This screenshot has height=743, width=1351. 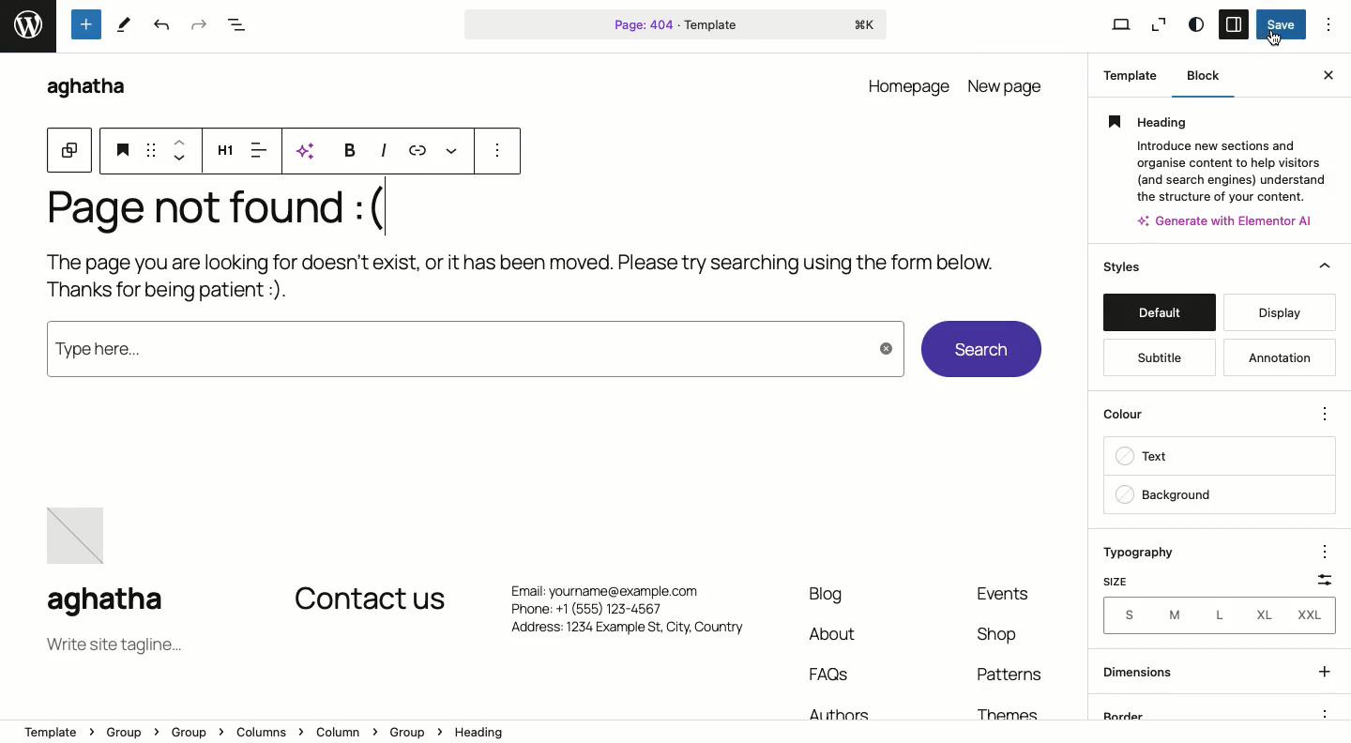 I want to click on Move up and down, so click(x=179, y=152).